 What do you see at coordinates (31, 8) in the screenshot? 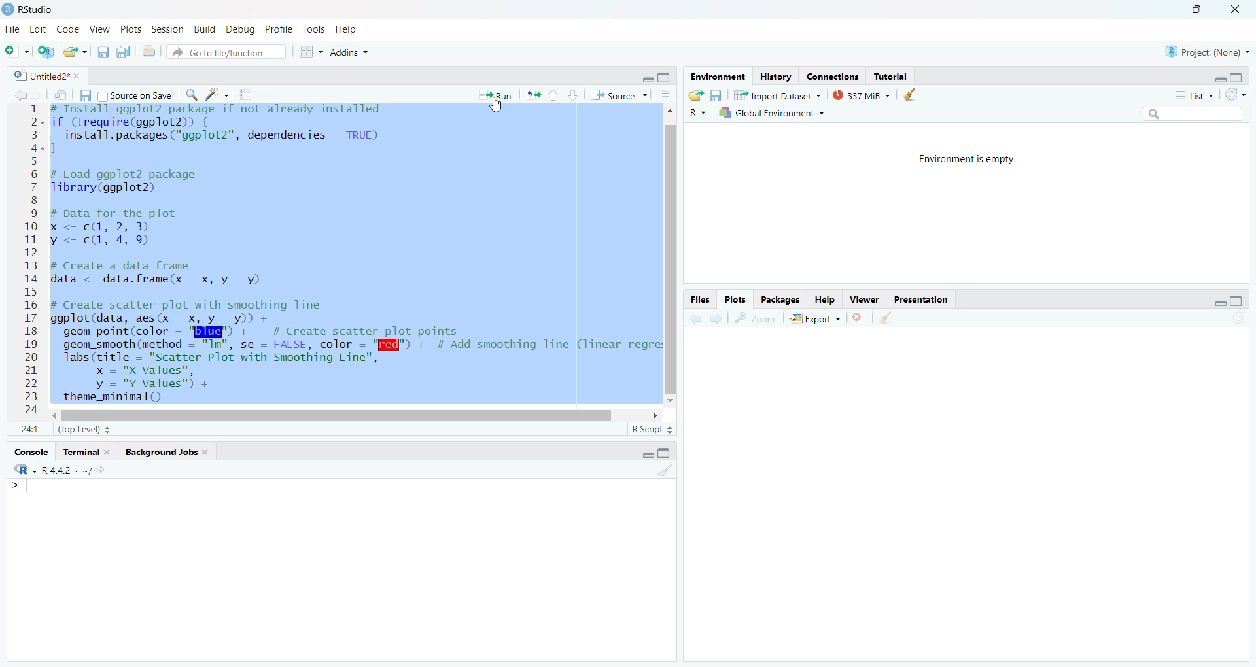
I see ` RStudio` at bounding box center [31, 8].